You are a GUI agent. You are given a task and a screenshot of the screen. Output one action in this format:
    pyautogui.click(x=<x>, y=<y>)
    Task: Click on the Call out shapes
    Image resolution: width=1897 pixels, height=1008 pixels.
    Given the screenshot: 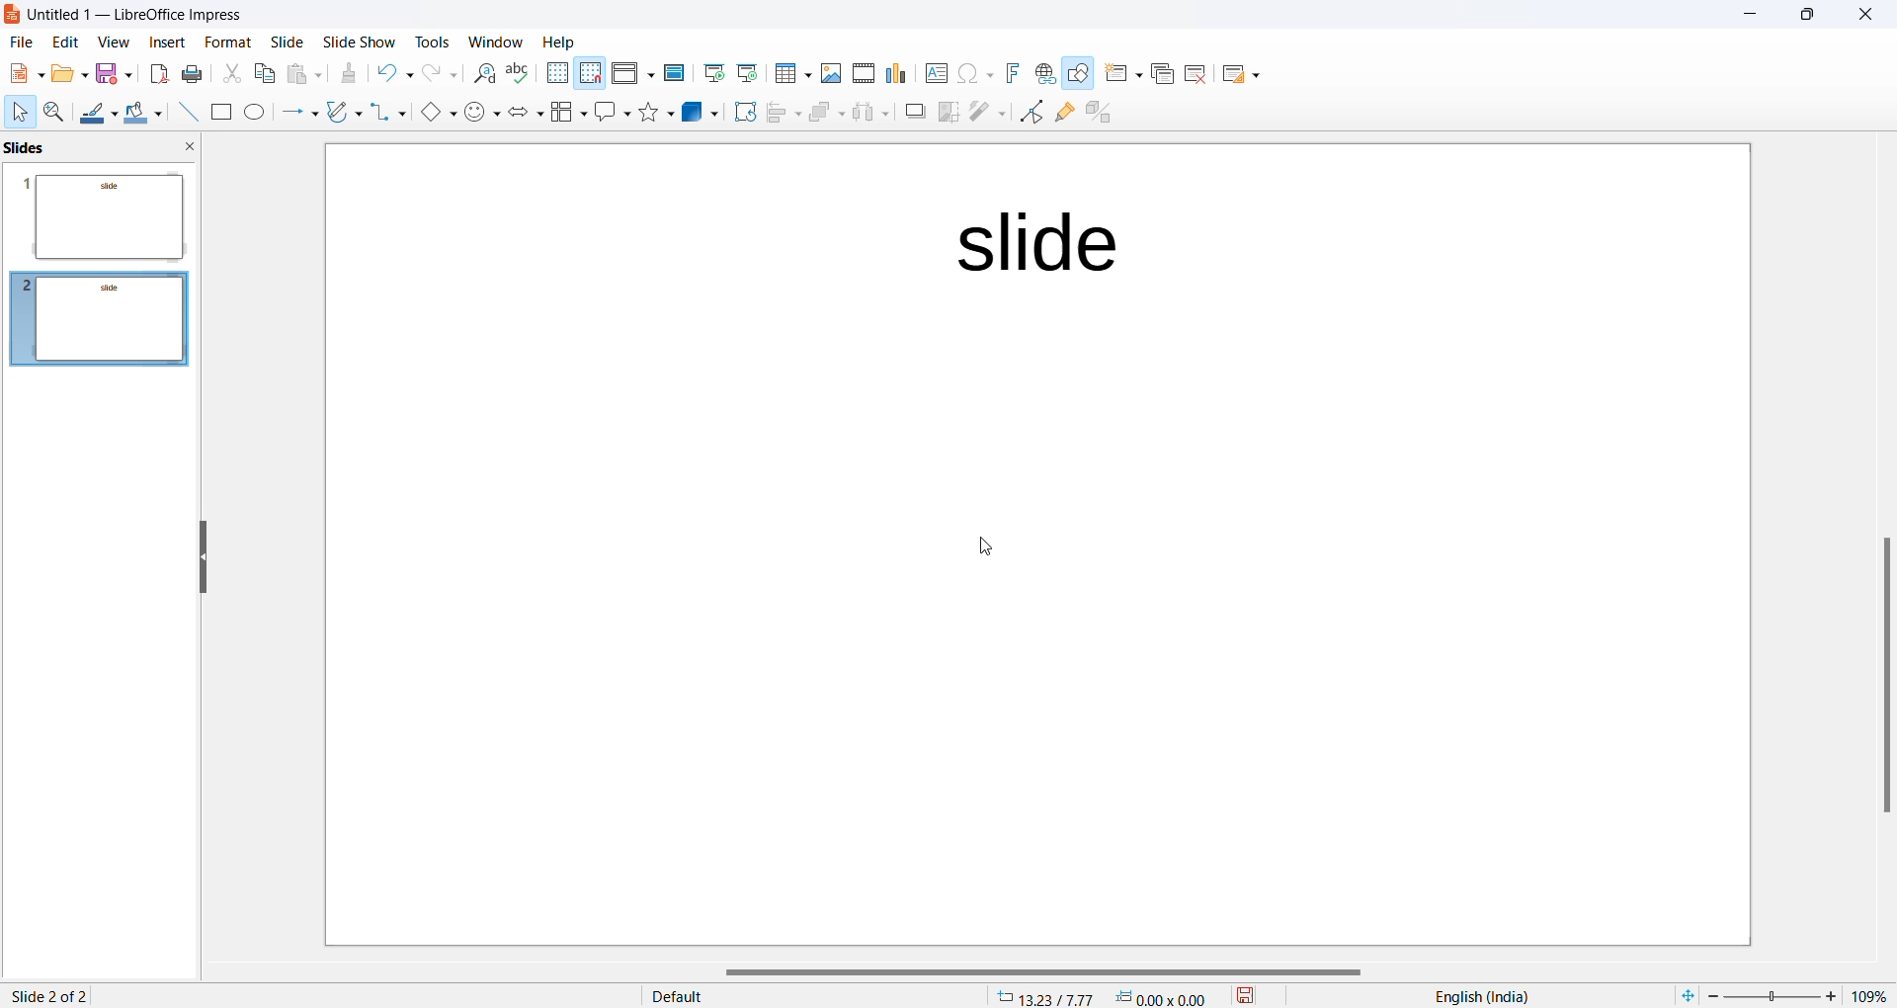 What is the action you would take?
    pyautogui.click(x=610, y=113)
    